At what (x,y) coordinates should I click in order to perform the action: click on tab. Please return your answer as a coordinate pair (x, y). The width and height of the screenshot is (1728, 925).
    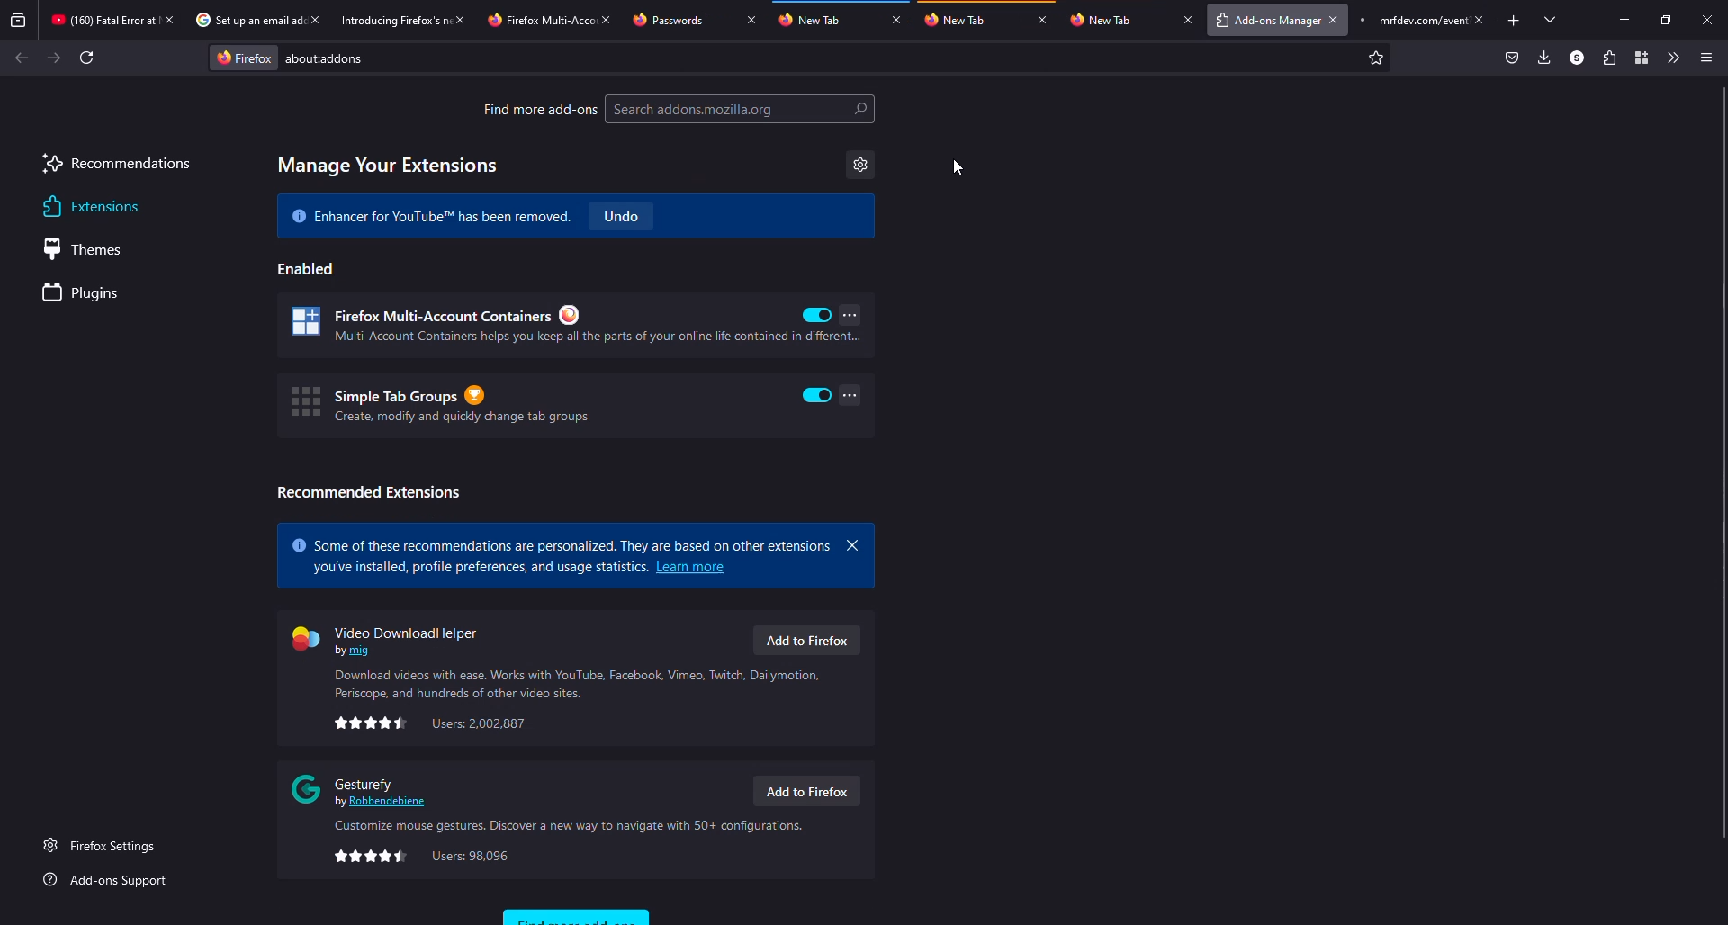
    Looking at the image, I should click on (539, 20).